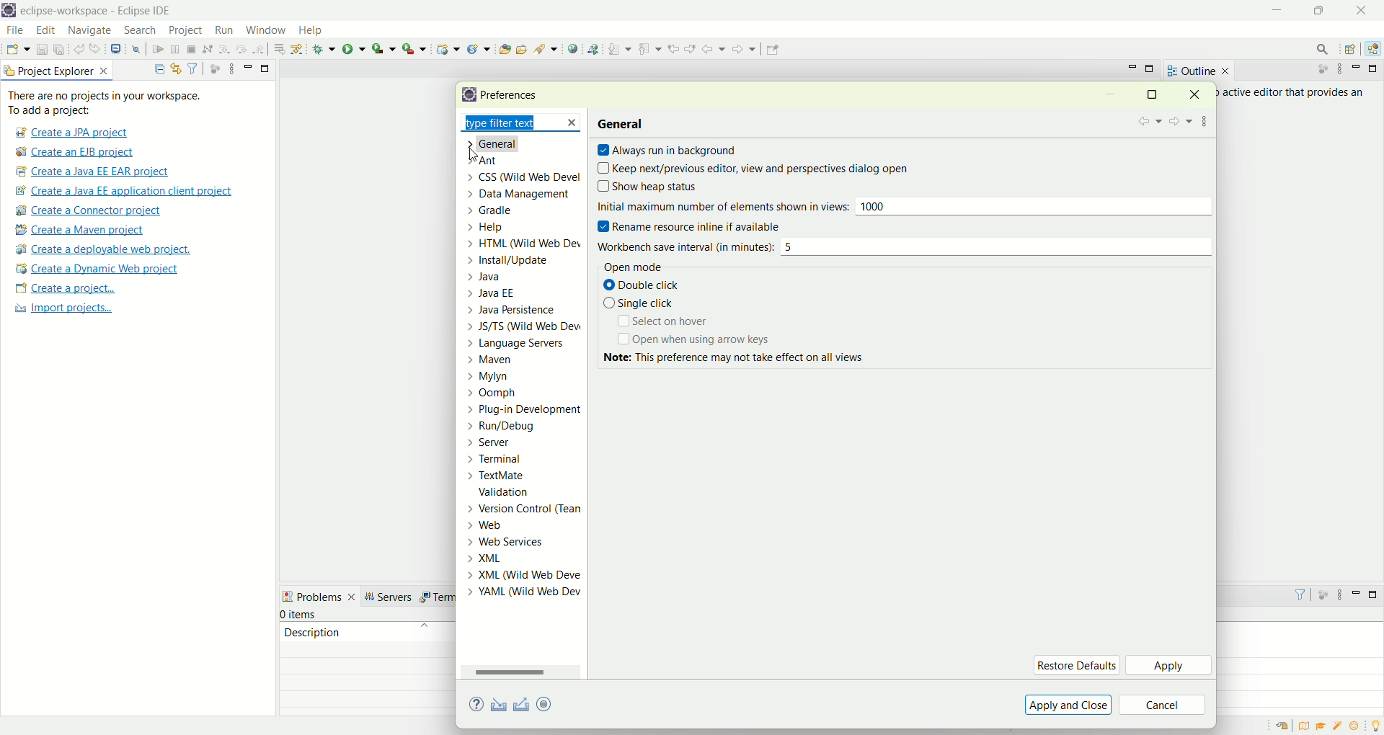 This screenshot has width=1384, height=735. I want to click on minimize, so click(1110, 96).